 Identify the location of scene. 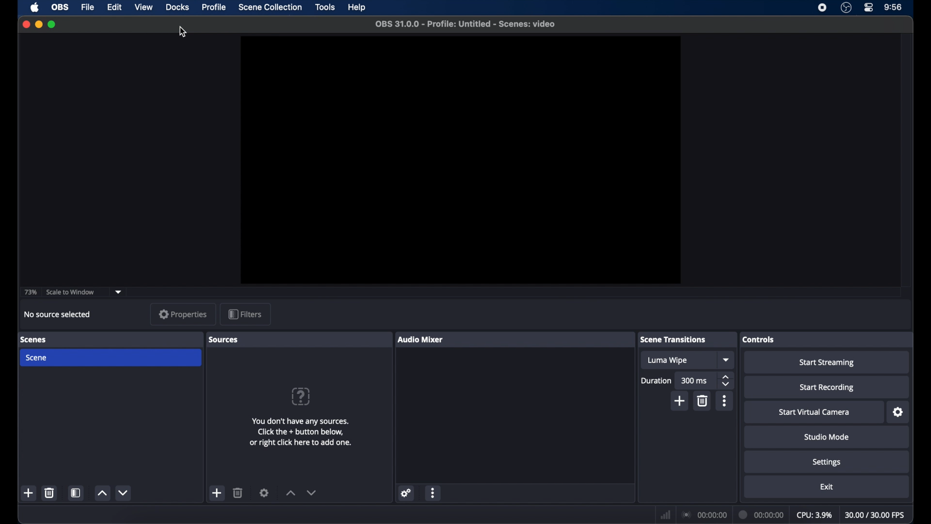
(110, 358).